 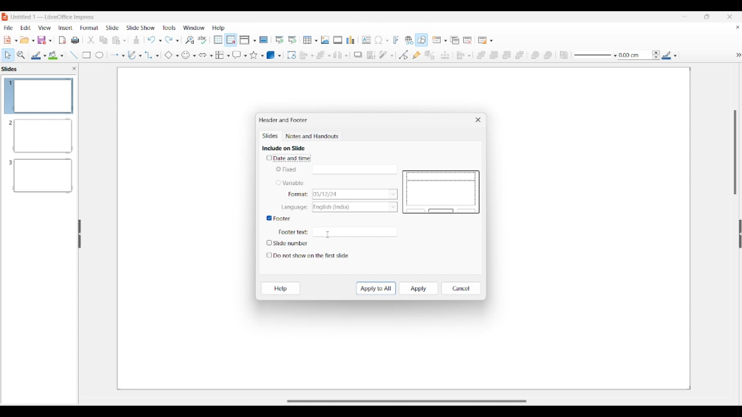 I want to click on Display view options, so click(x=248, y=40).